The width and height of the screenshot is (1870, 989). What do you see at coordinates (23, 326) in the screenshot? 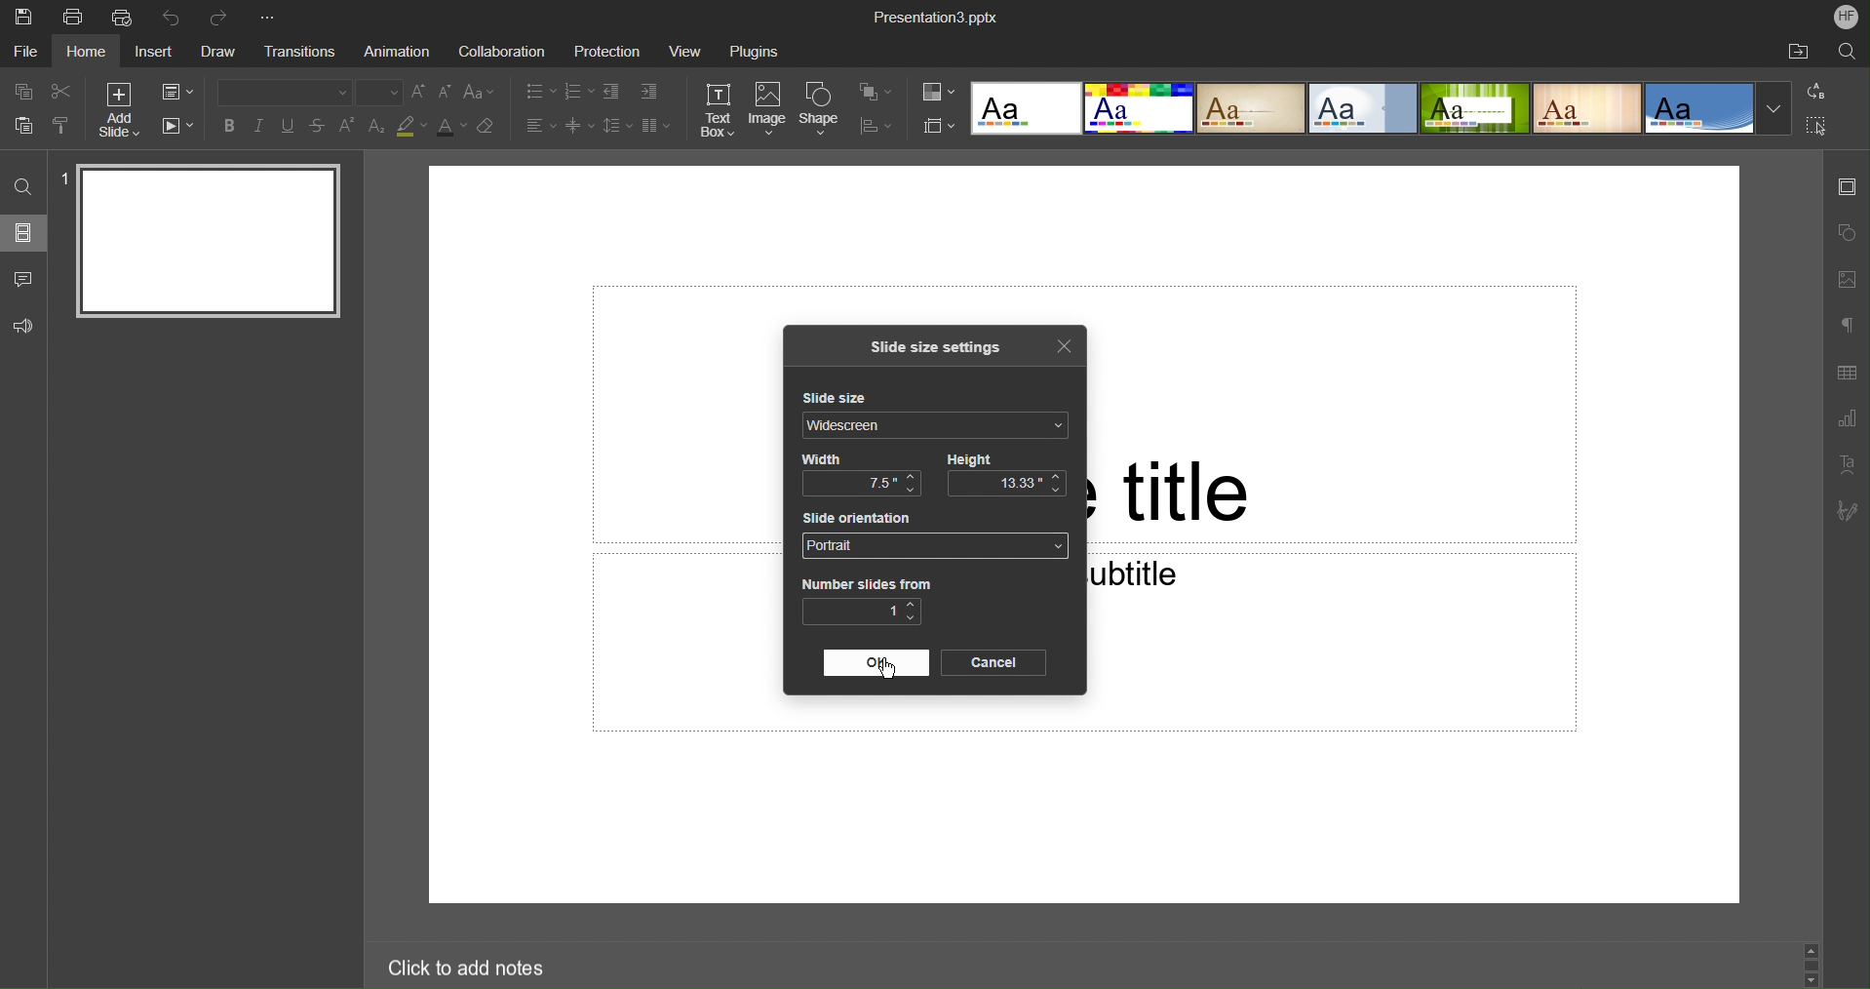
I see `Feedback and Support` at bounding box center [23, 326].